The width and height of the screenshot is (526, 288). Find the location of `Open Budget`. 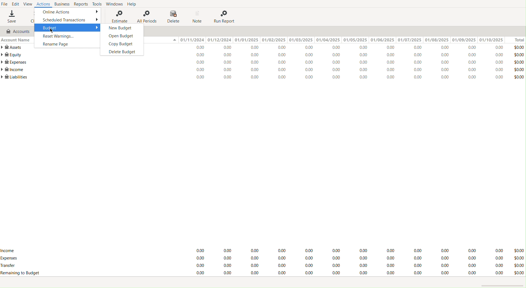

Open Budget is located at coordinates (122, 36).